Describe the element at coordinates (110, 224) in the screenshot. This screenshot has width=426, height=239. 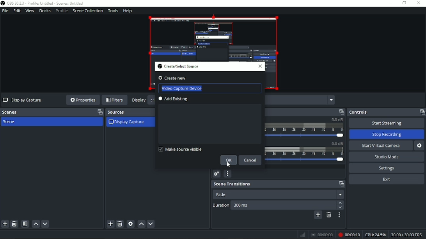
I see `Add source` at that location.